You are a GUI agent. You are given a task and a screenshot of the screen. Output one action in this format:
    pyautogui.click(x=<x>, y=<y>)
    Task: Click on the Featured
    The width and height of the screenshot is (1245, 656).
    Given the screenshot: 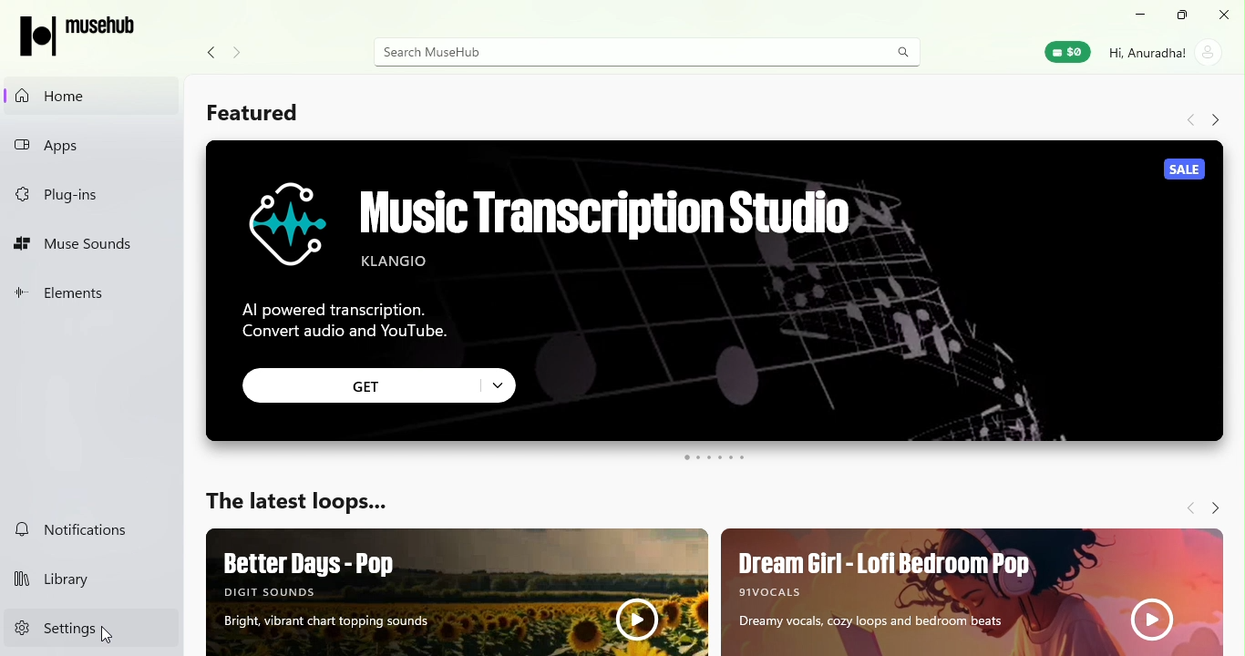 What is the action you would take?
    pyautogui.click(x=253, y=112)
    